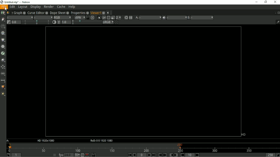 The image size is (280, 157). I want to click on Next keyframe, so click(175, 155).